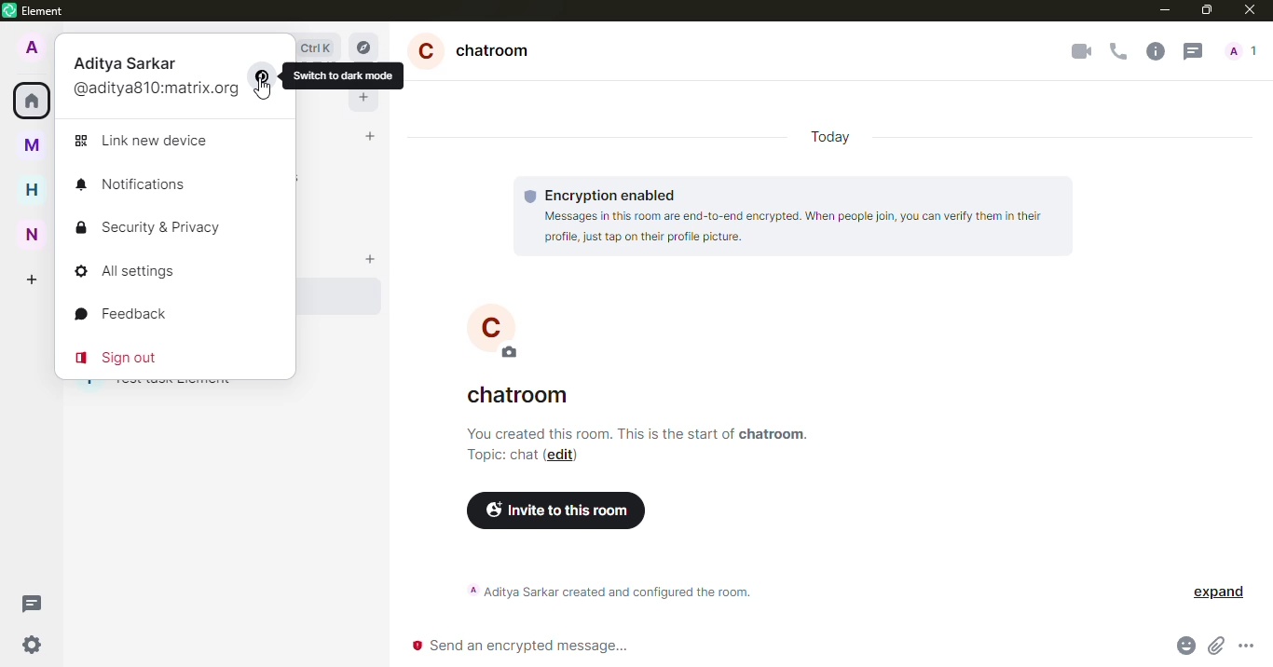 The width and height of the screenshot is (1273, 667). What do you see at coordinates (346, 74) in the screenshot?
I see `switch to dark mode` at bounding box center [346, 74].